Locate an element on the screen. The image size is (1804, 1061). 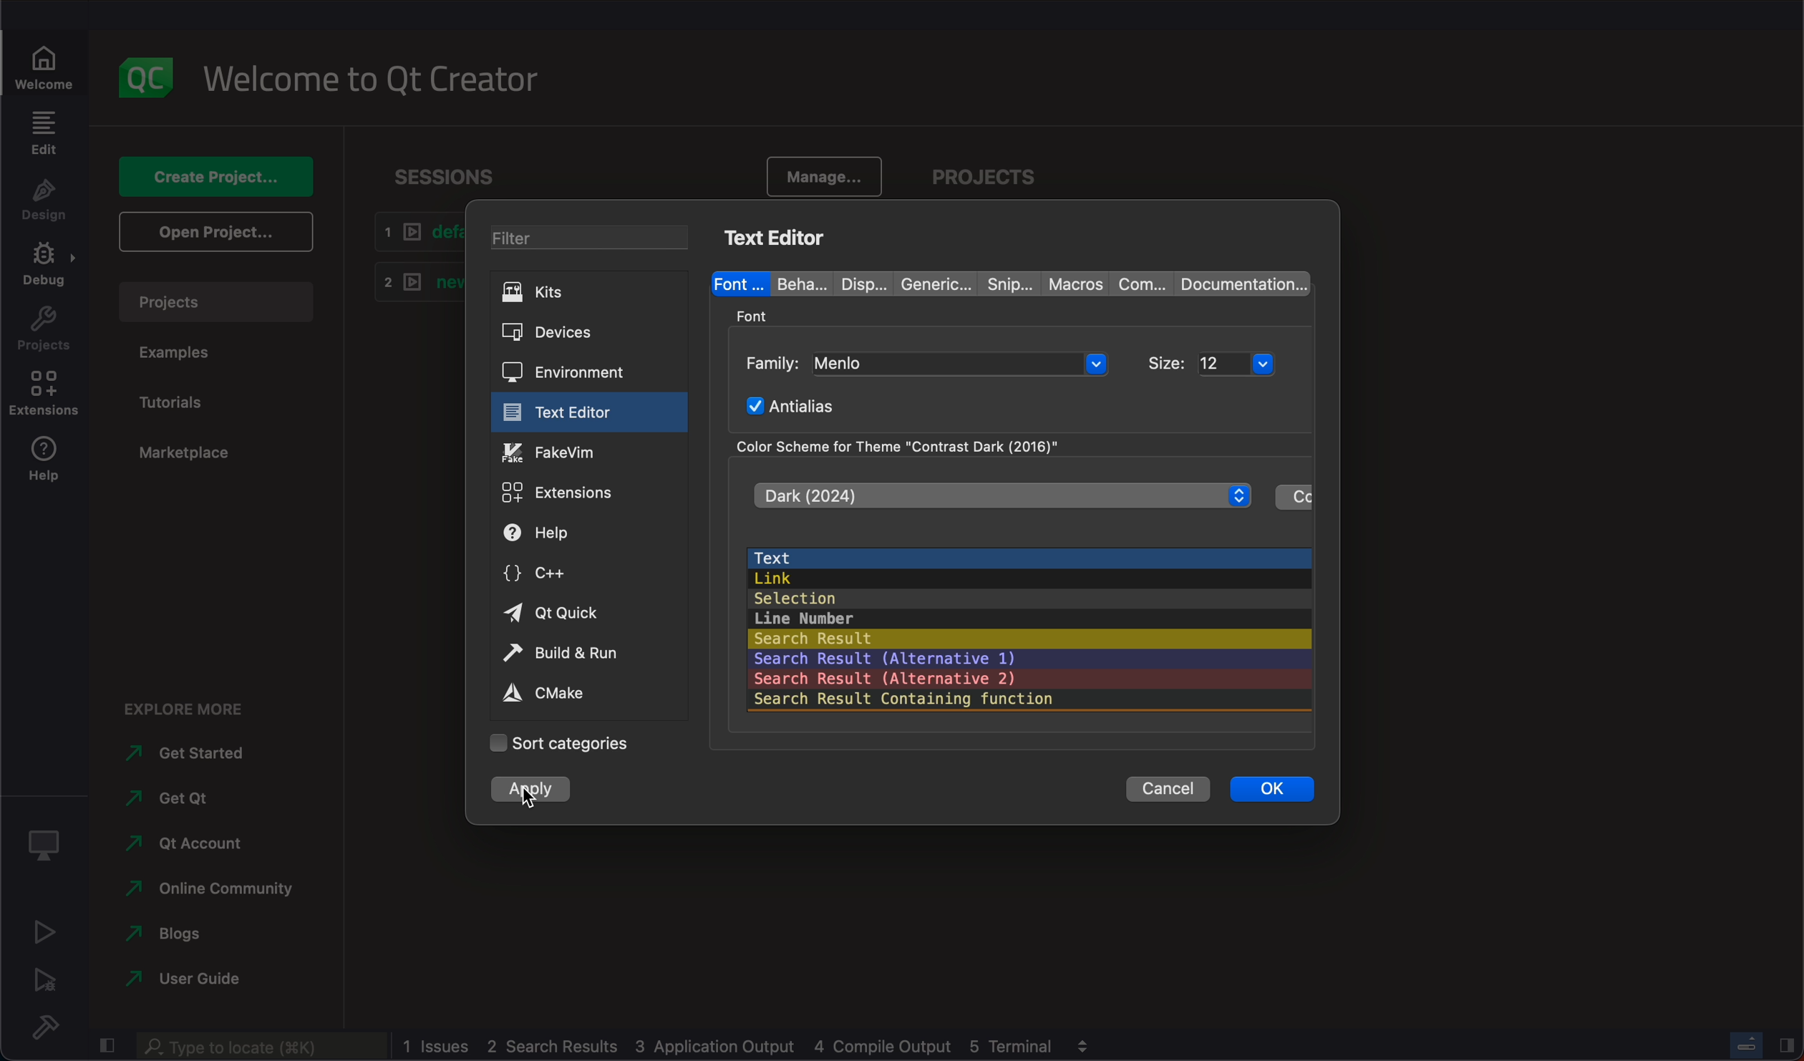
online community is located at coordinates (209, 891).